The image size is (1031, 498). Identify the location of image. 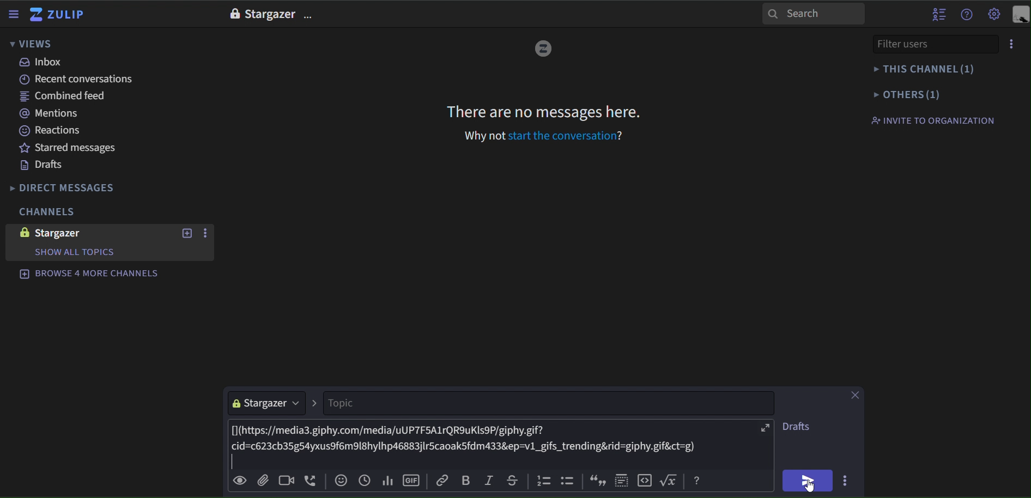
(233, 14).